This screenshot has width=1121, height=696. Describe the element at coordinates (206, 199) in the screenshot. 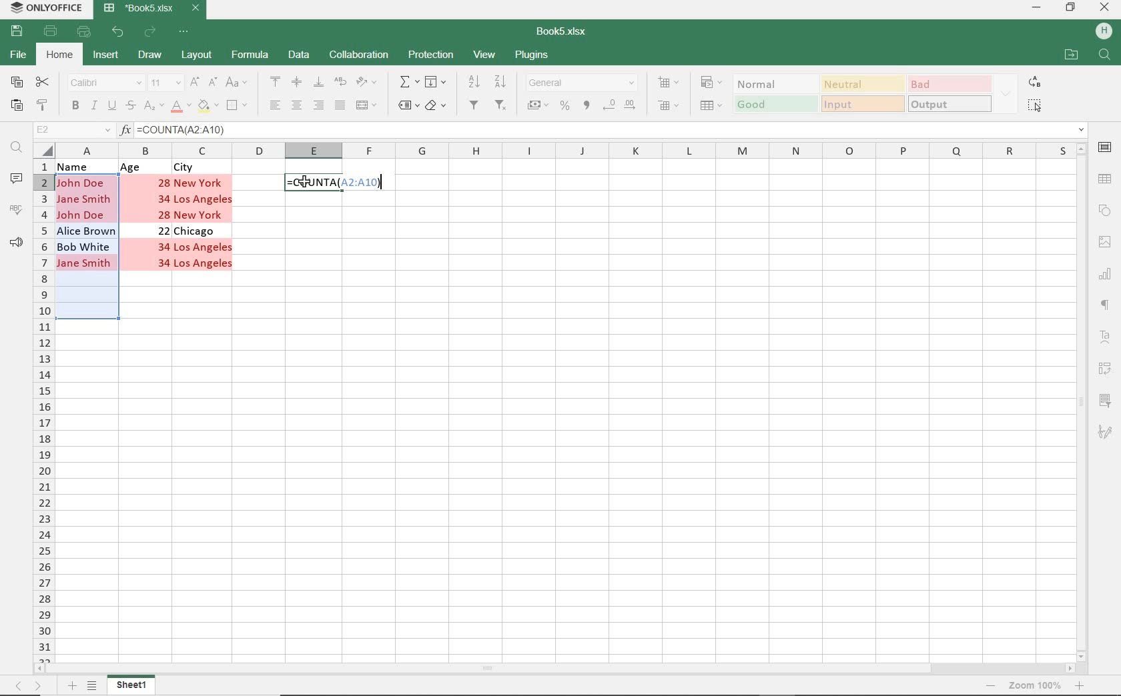

I see `Los Angeles` at that location.